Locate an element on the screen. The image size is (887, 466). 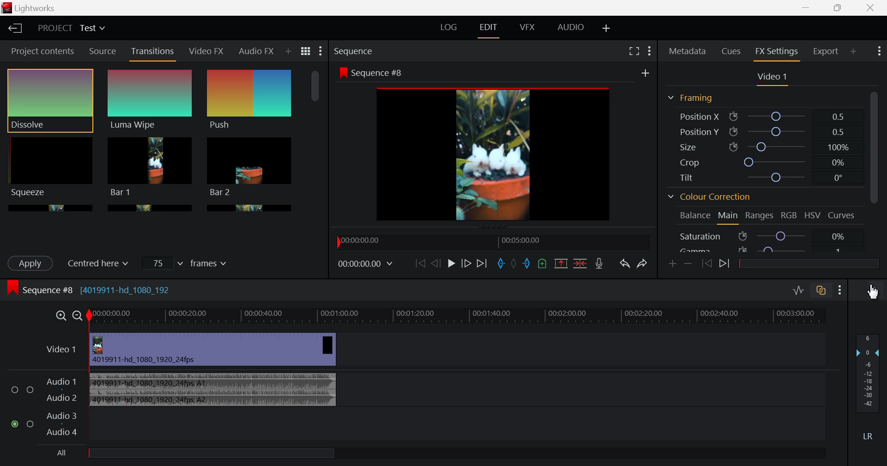
Toggle list and title view is located at coordinates (307, 52).